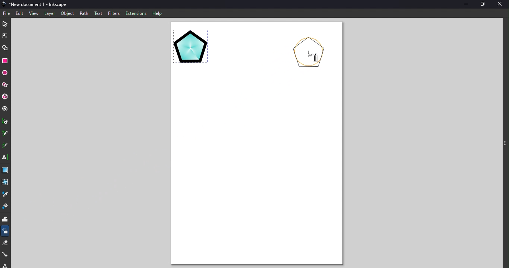 Image resolution: width=509 pixels, height=268 pixels. What do you see at coordinates (135, 13) in the screenshot?
I see `Extensions` at bounding box center [135, 13].